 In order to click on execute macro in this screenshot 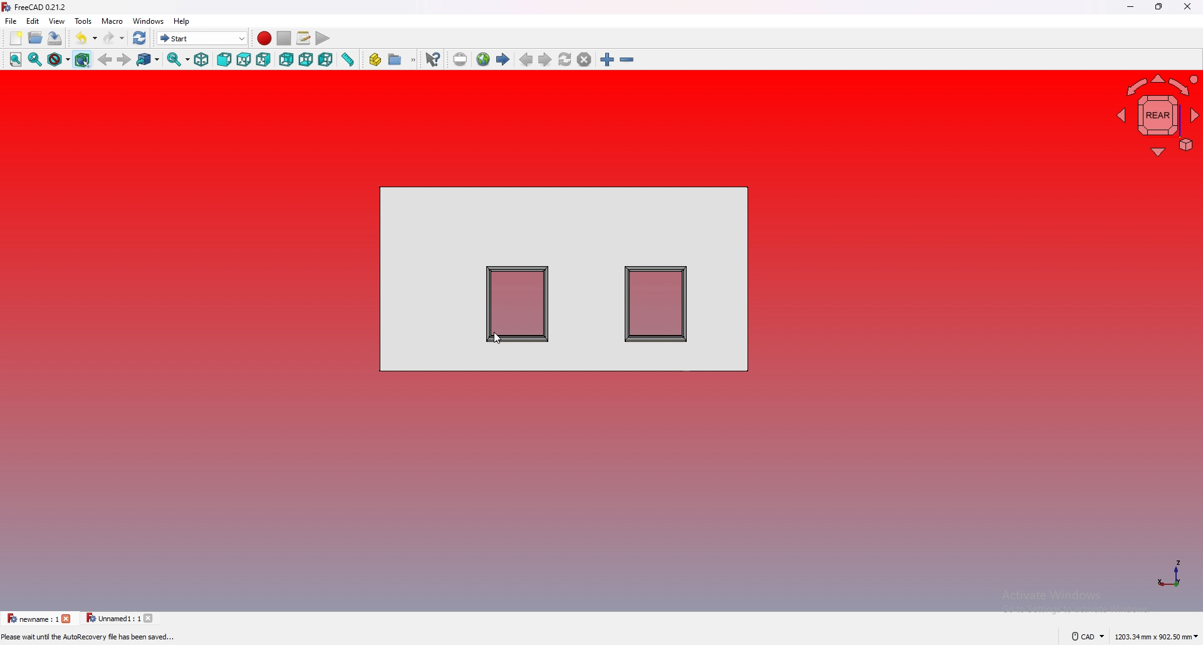, I will do `click(321, 38)`.